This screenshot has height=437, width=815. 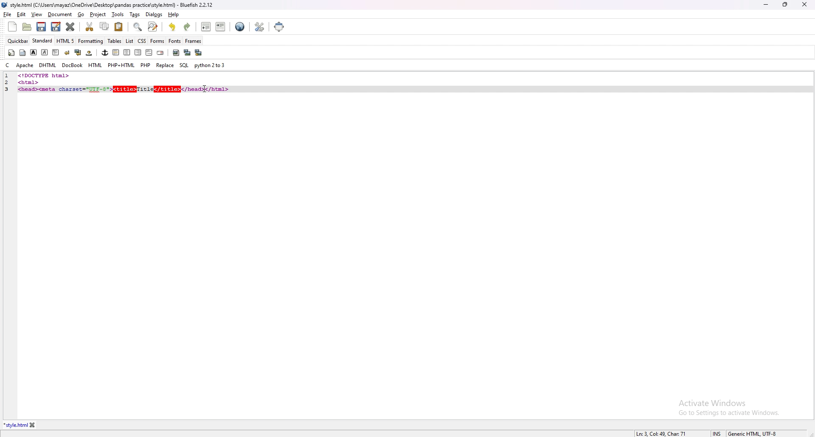 I want to click on new, so click(x=12, y=27).